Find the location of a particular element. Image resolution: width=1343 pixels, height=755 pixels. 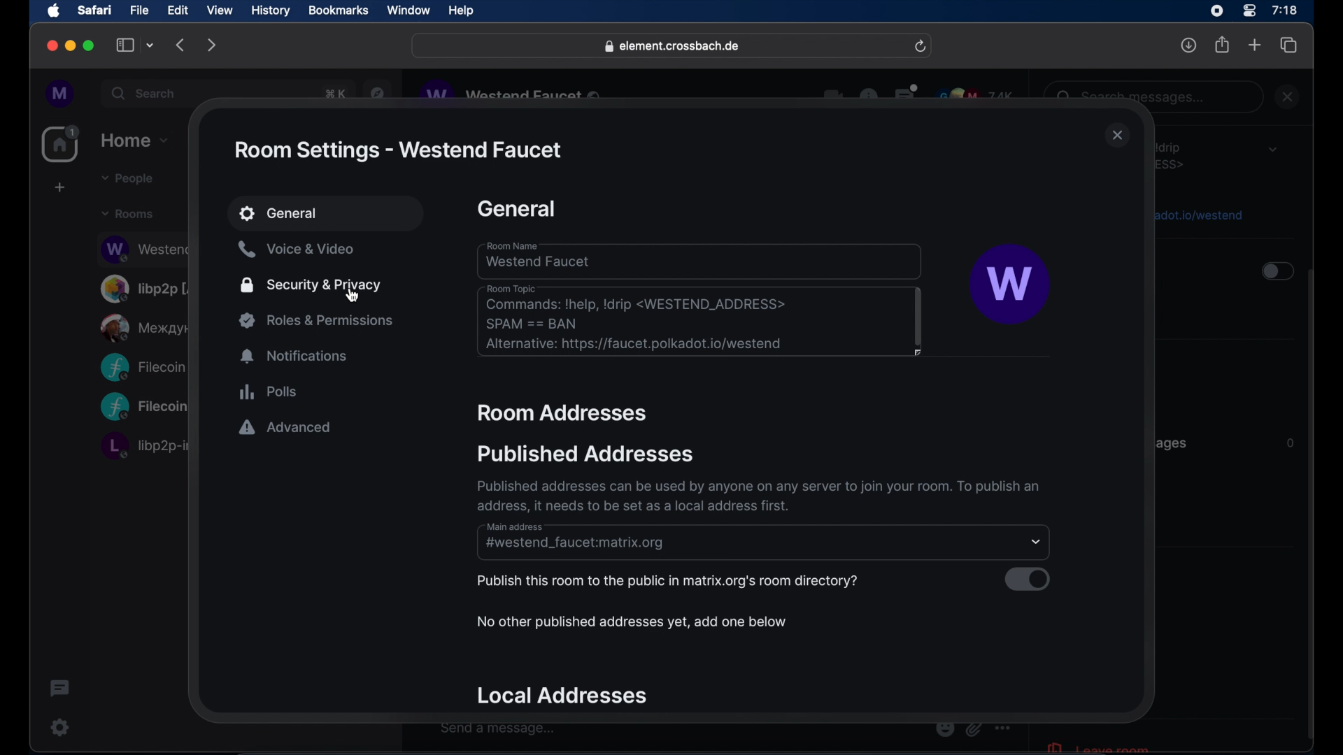

new tab is located at coordinates (1255, 44).